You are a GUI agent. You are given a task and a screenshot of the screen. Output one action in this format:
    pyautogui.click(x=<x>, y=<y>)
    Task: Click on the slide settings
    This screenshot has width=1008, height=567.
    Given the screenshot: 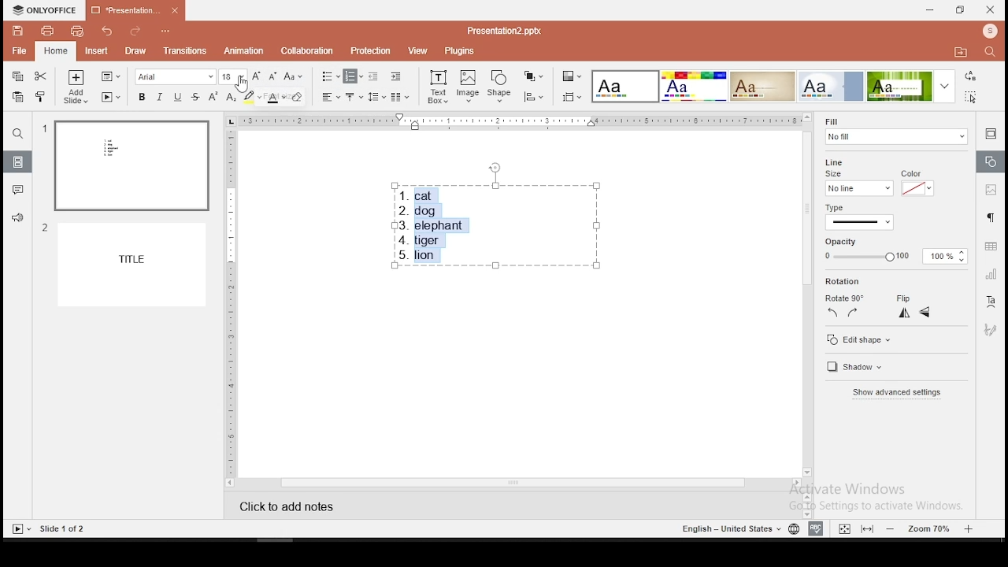 What is the action you would take?
    pyautogui.click(x=990, y=134)
    